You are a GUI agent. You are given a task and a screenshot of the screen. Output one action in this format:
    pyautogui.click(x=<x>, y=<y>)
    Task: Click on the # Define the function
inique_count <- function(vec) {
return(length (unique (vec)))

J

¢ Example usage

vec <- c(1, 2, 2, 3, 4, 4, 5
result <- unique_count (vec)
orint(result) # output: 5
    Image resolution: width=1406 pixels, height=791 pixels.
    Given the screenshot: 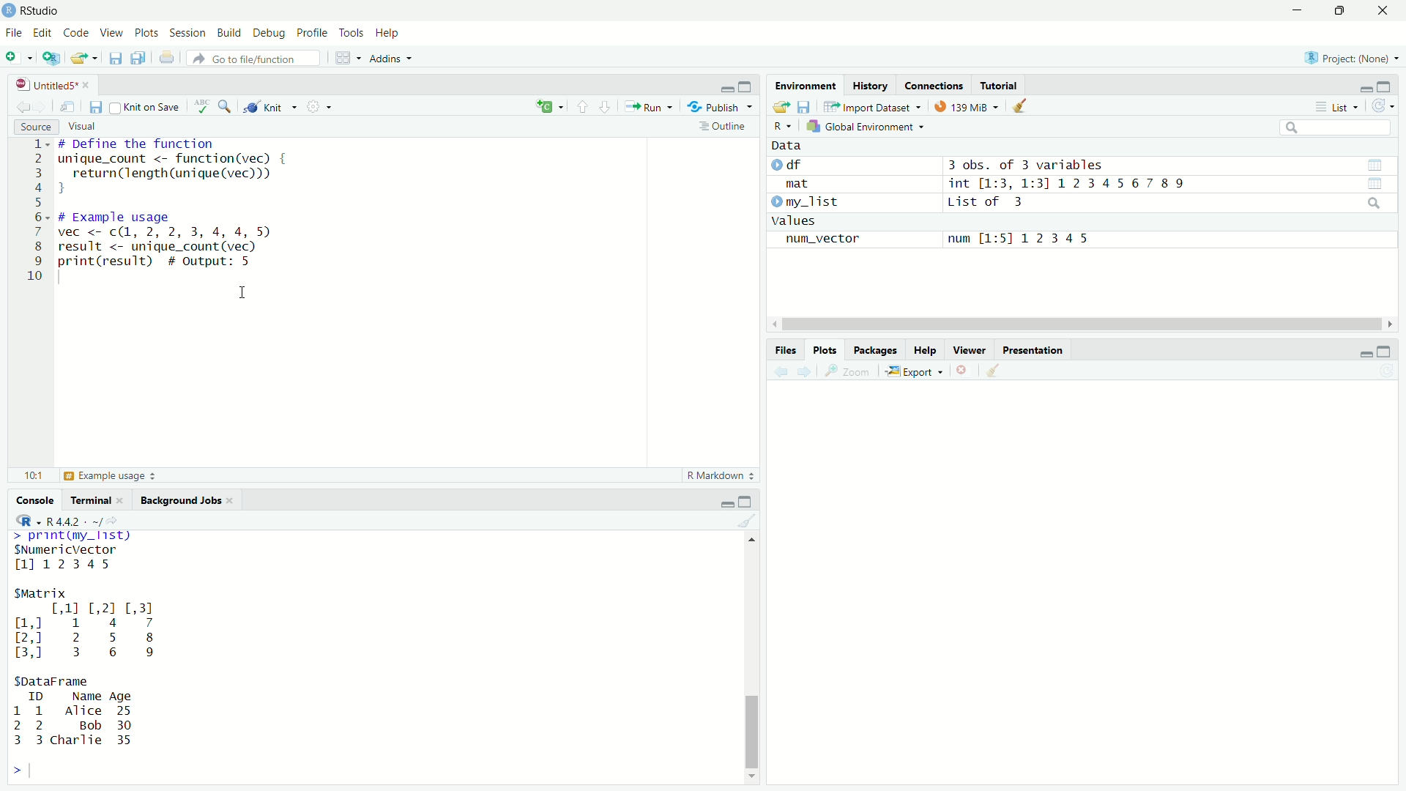 What is the action you would take?
    pyautogui.click(x=171, y=207)
    